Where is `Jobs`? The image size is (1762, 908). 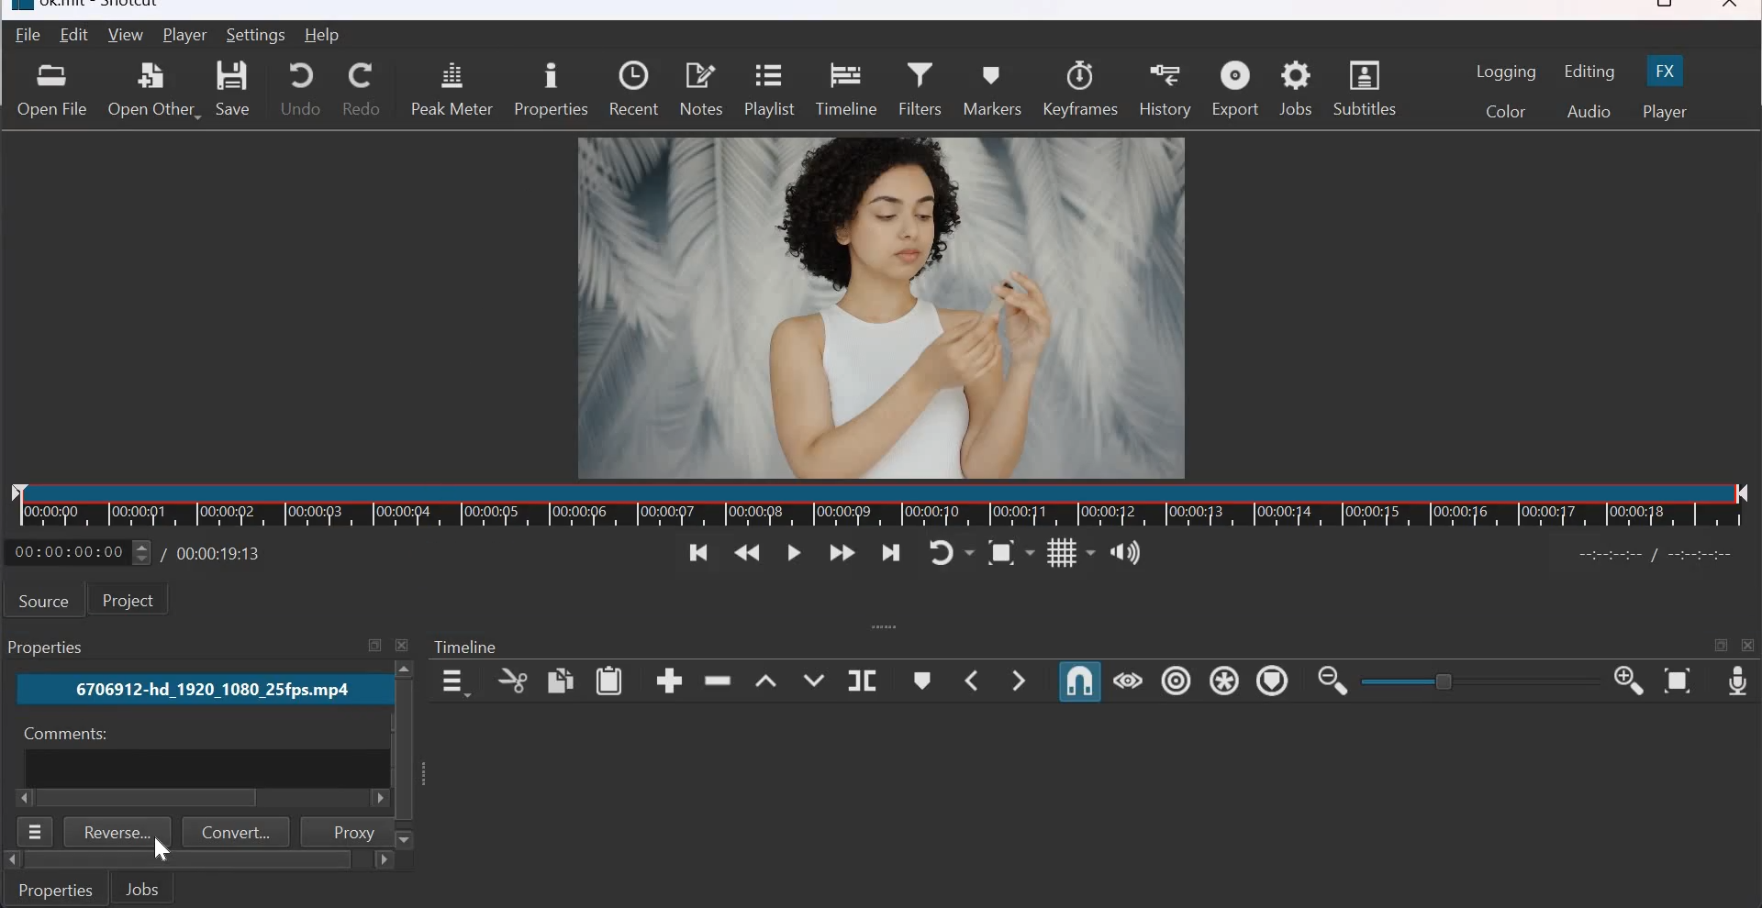
Jobs is located at coordinates (142, 888).